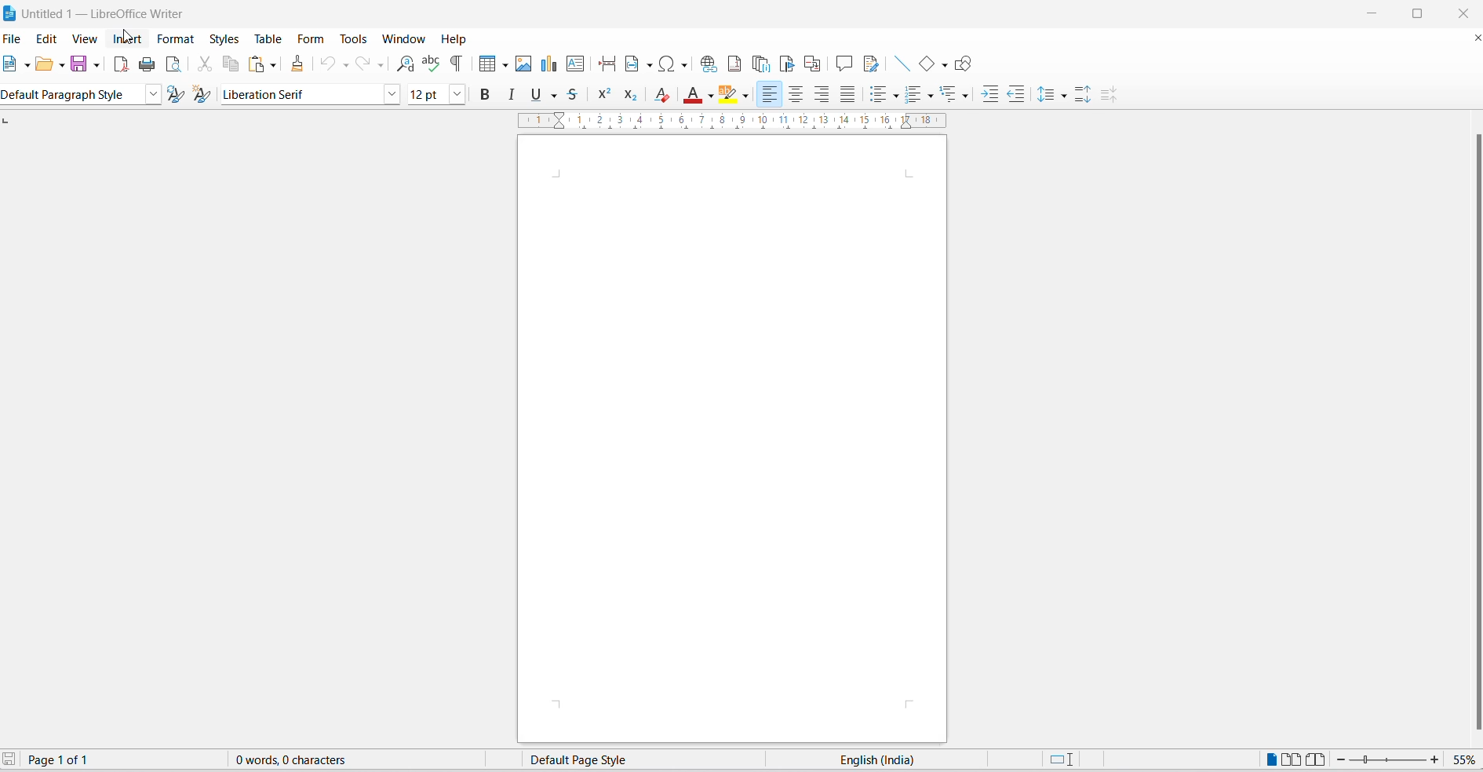 This screenshot has height=772, width=1483. Describe the element at coordinates (1463, 760) in the screenshot. I see `zoom percentage` at that location.